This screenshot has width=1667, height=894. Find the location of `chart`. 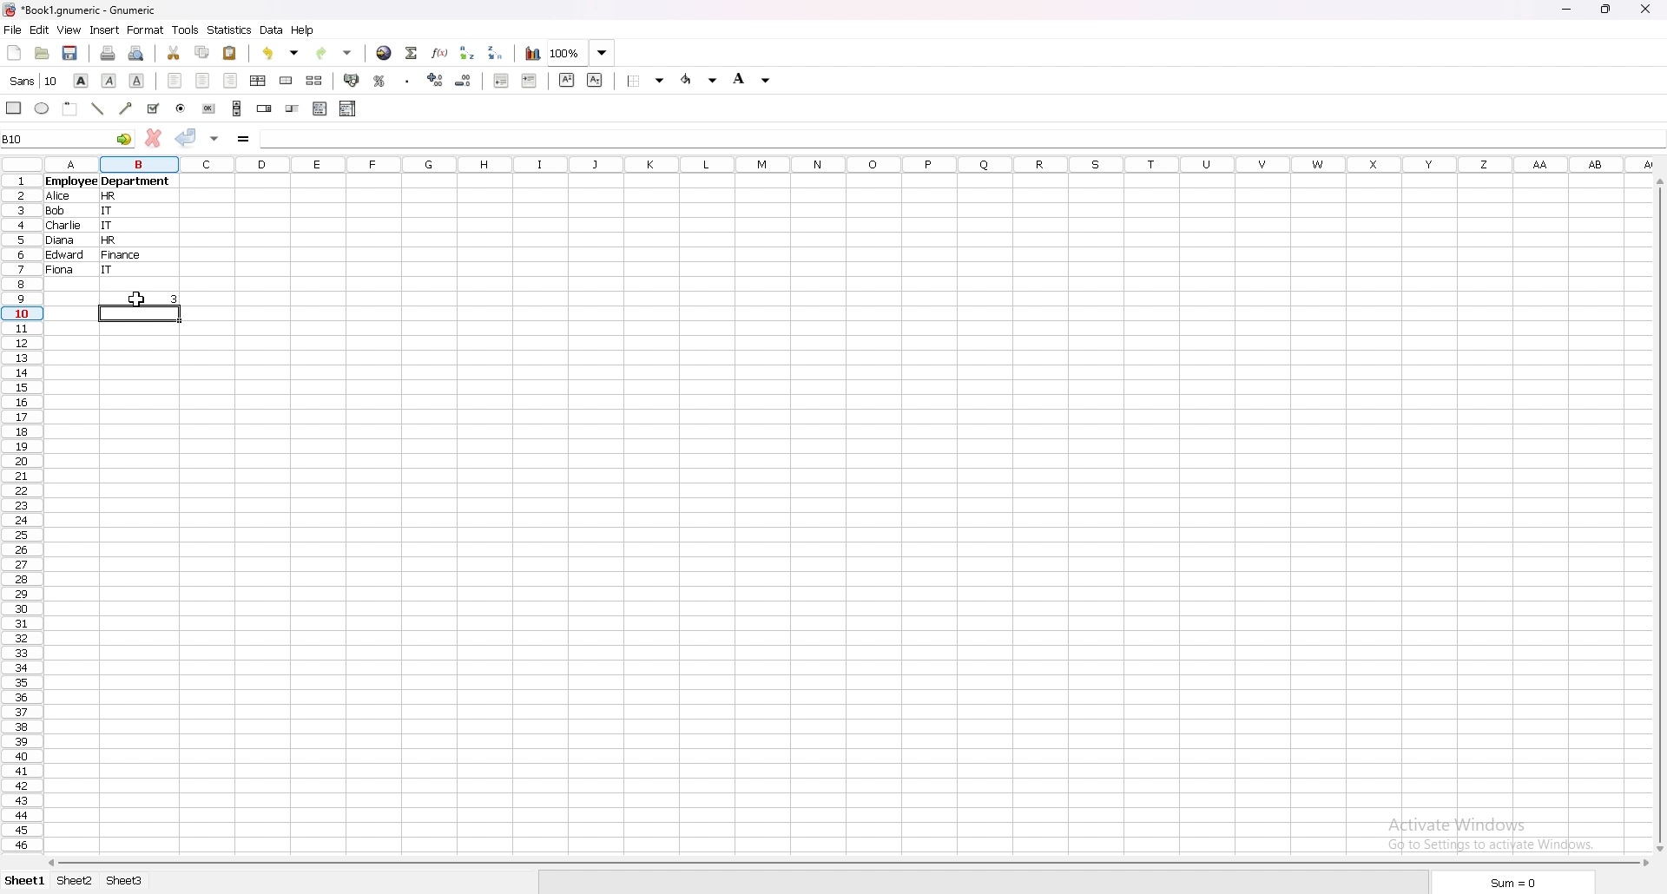

chart is located at coordinates (534, 53).